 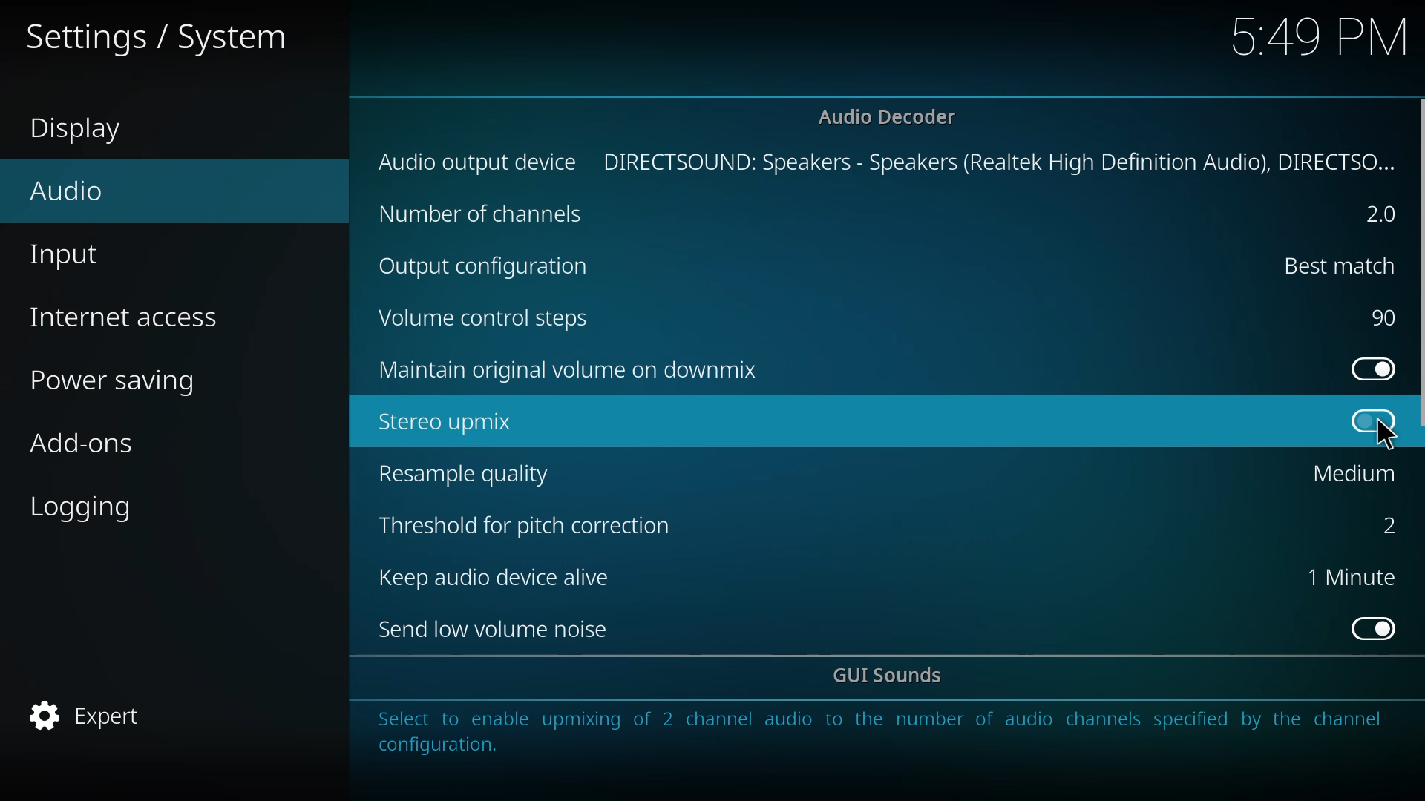 What do you see at coordinates (167, 34) in the screenshot?
I see `settings system` at bounding box center [167, 34].